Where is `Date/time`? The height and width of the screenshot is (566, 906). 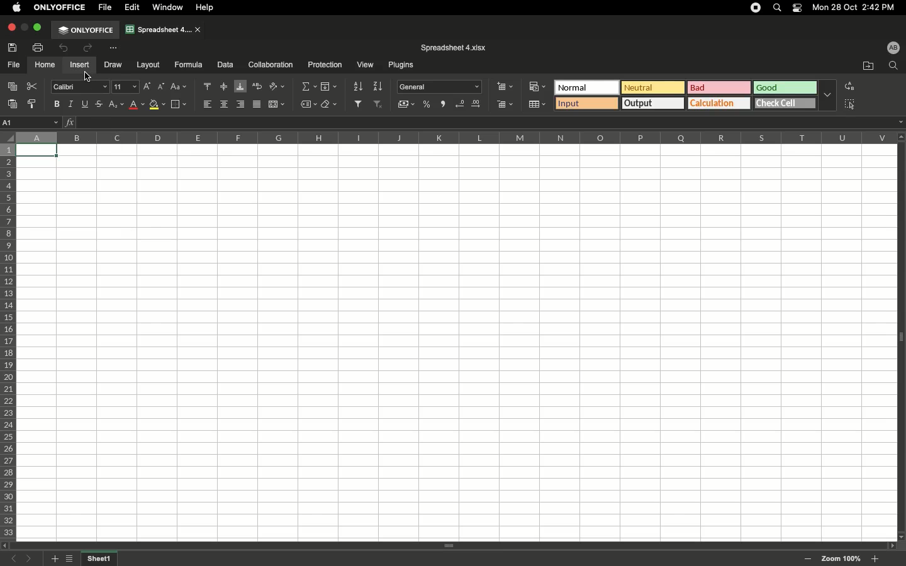 Date/time is located at coordinates (858, 7).